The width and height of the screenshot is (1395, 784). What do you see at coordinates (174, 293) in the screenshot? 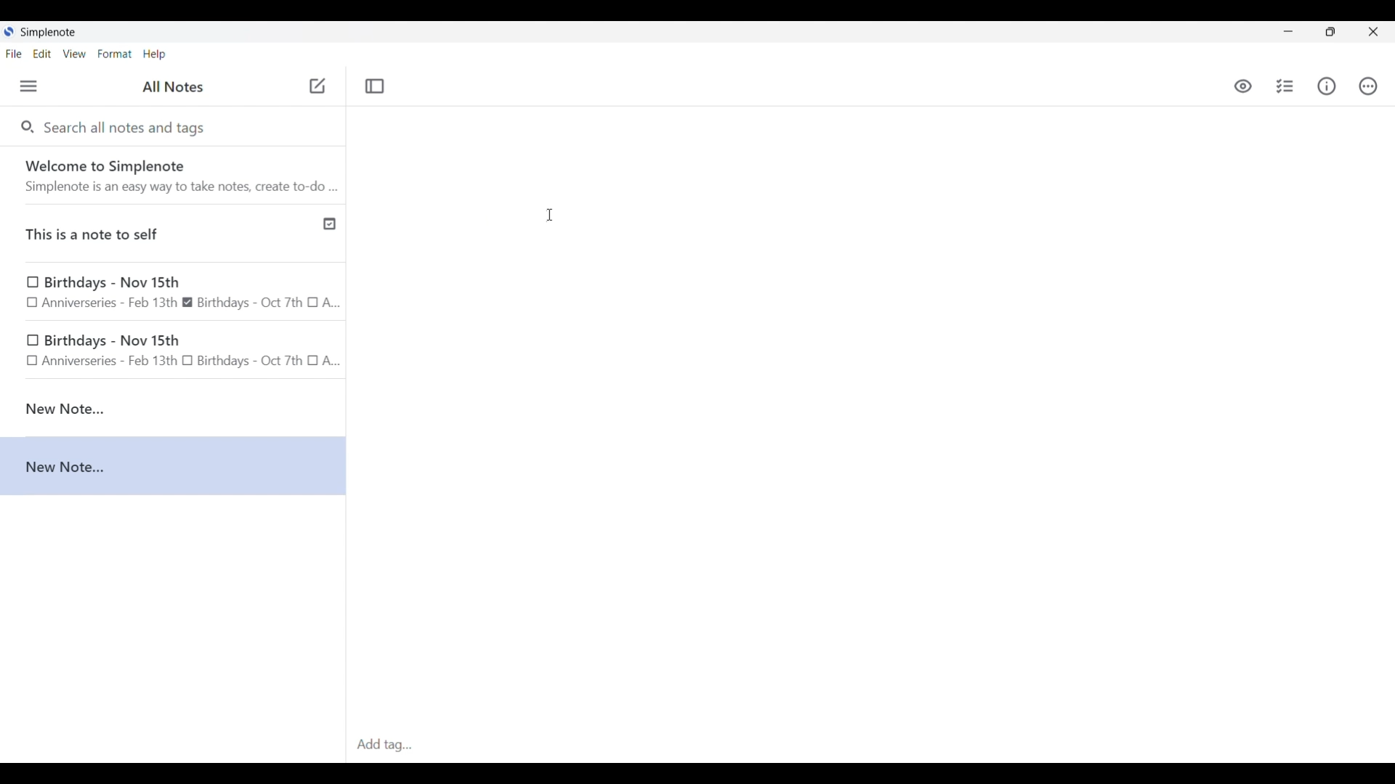
I see `Birthday note` at bounding box center [174, 293].